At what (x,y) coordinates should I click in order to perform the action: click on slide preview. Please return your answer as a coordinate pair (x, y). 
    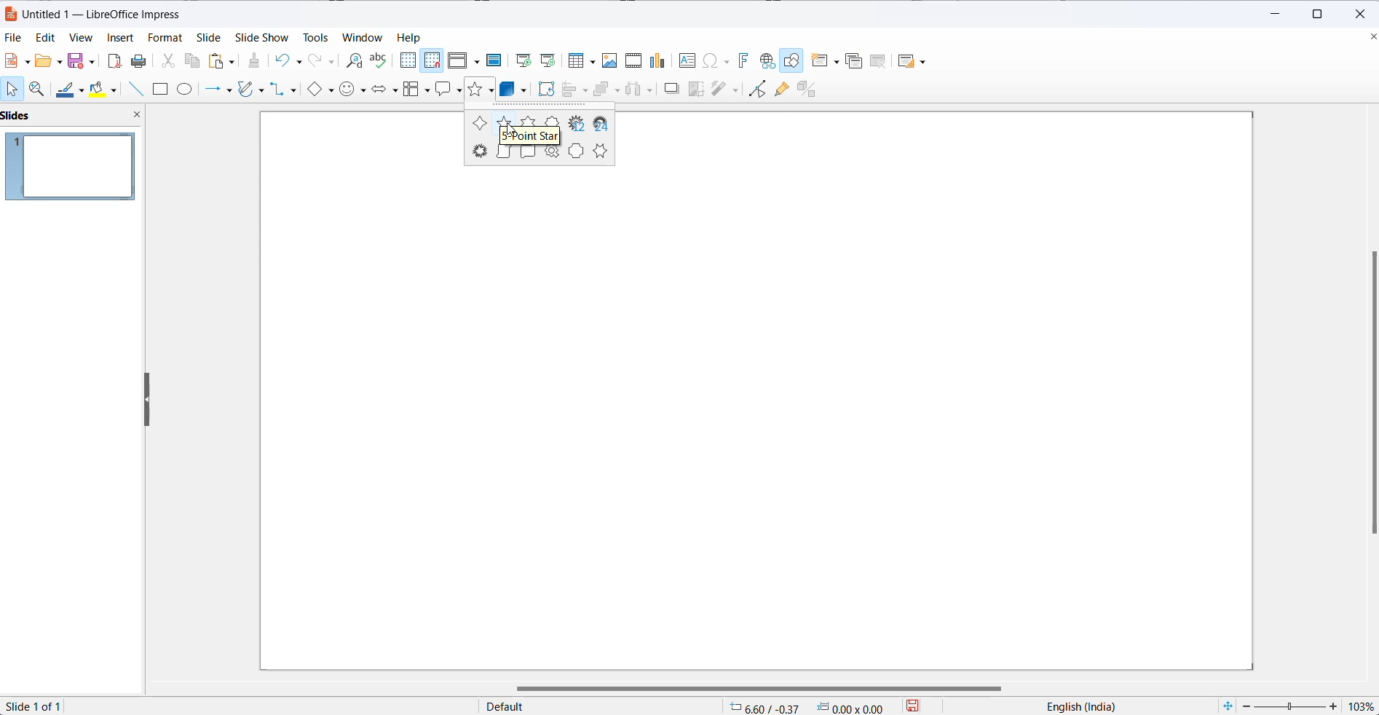
    Looking at the image, I should click on (71, 168).